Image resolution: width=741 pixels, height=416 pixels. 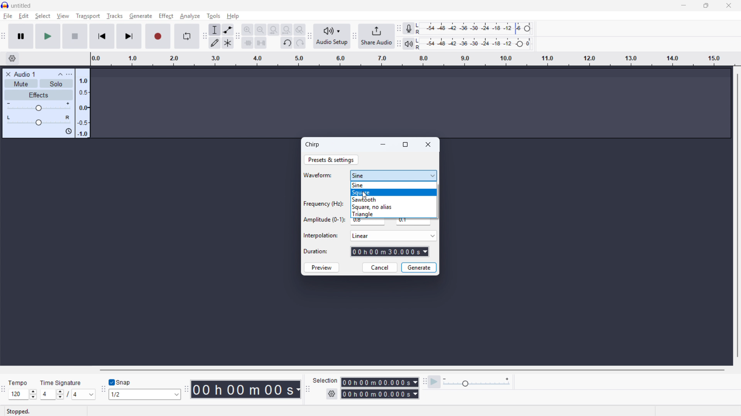 What do you see at coordinates (228, 30) in the screenshot?
I see `Envelope tool` at bounding box center [228, 30].